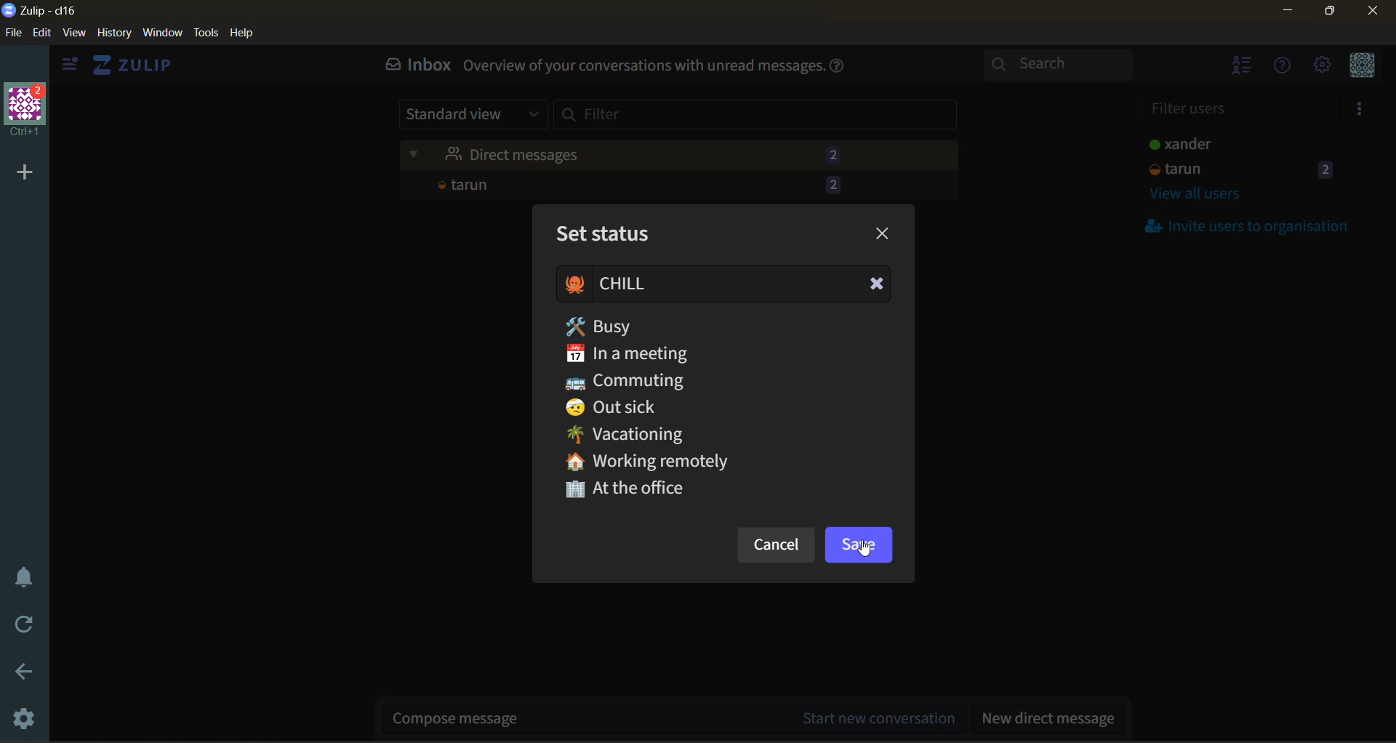 The width and height of the screenshot is (1396, 743). Describe the element at coordinates (42, 11) in the screenshot. I see `app name and organisation name` at that location.